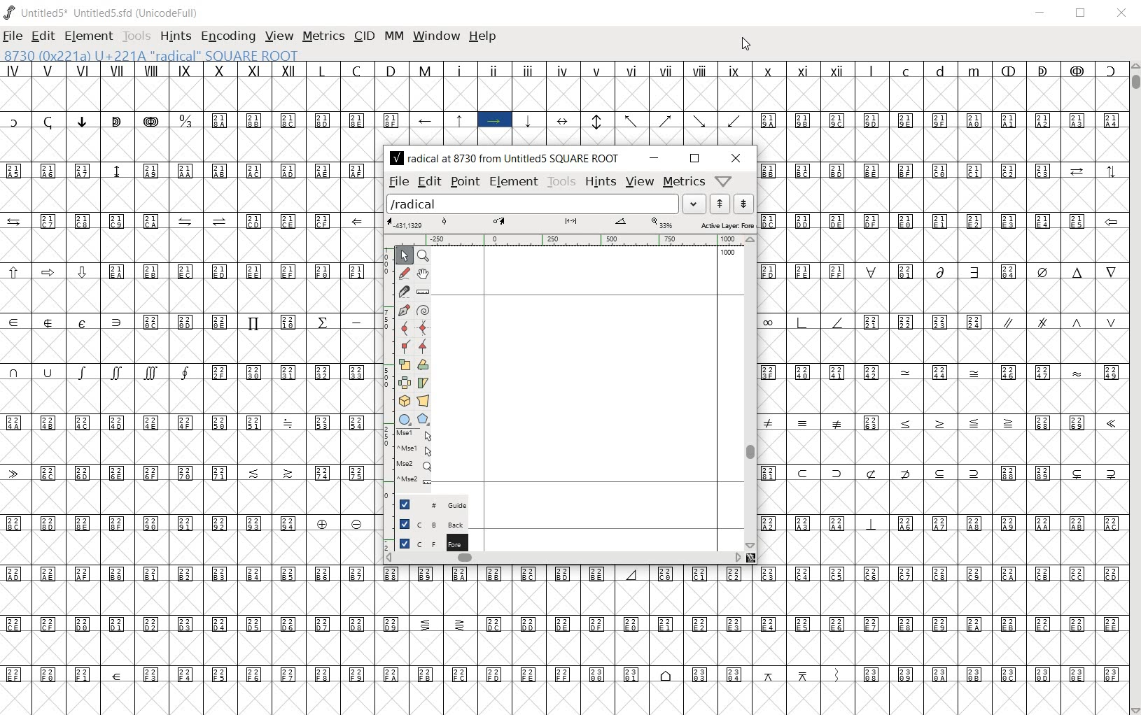 The image size is (1141, 715). Describe the element at coordinates (321, 37) in the screenshot. I see `METRICS` at that location.